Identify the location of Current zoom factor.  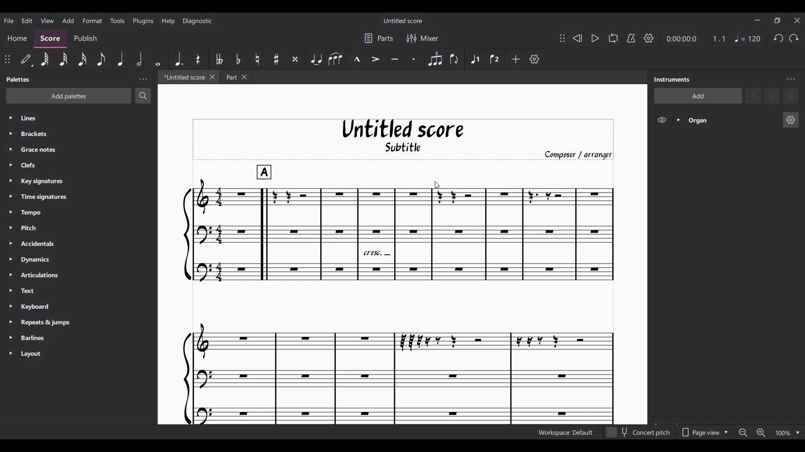
(783, 433).